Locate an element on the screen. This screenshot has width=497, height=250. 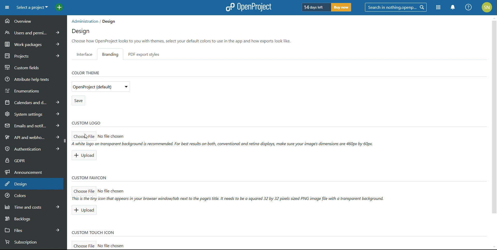
choose filefor custom touch icon is located at coordinates (83, 246).